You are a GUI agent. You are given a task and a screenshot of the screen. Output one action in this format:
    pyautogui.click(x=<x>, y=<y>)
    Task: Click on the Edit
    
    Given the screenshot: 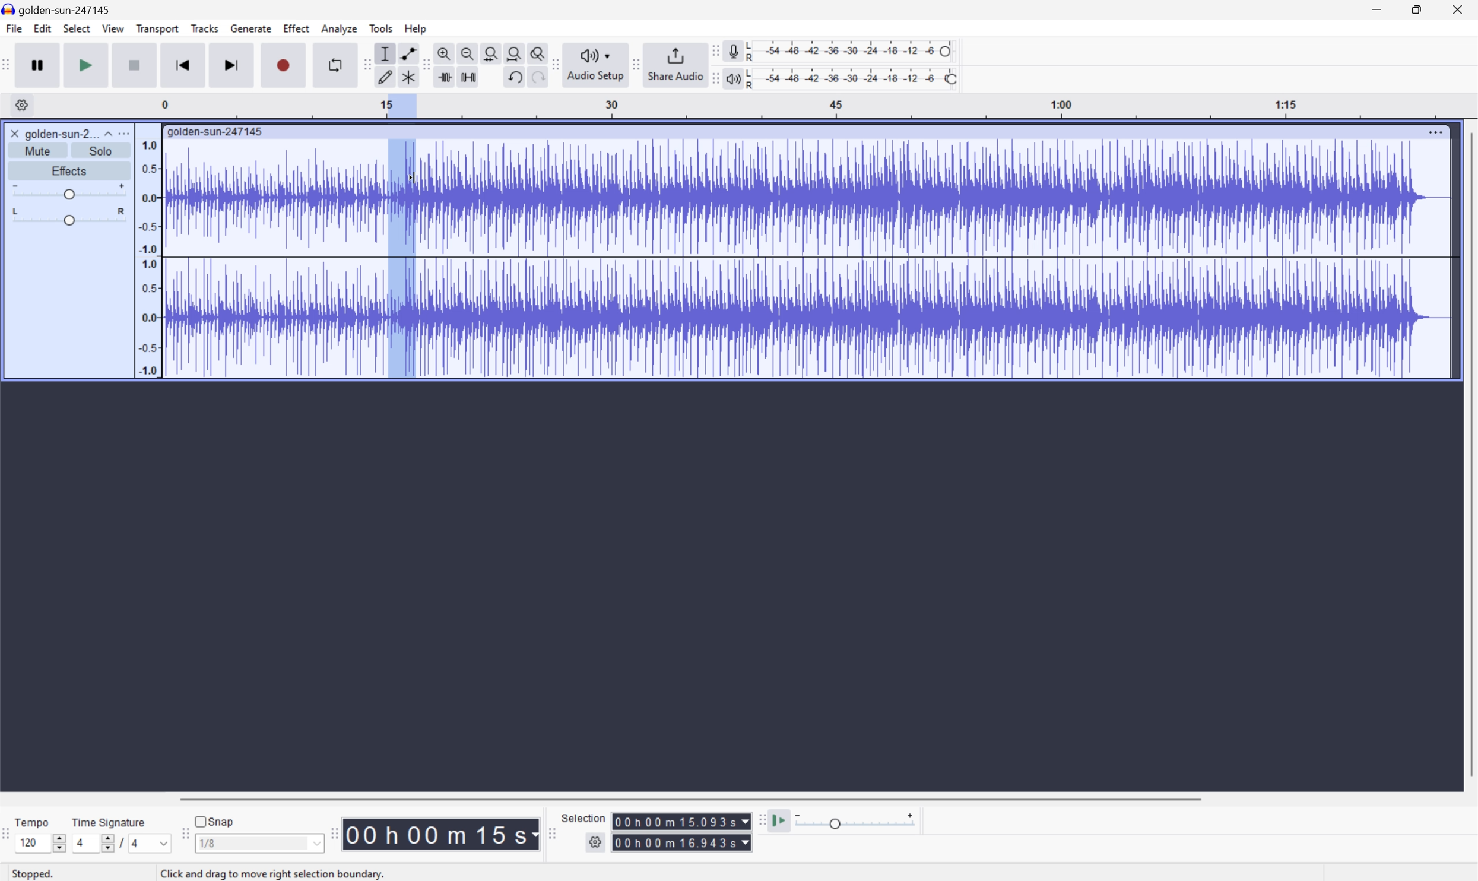 What is the action you would take?
    pyautogui.click(x=43, y=29)
    